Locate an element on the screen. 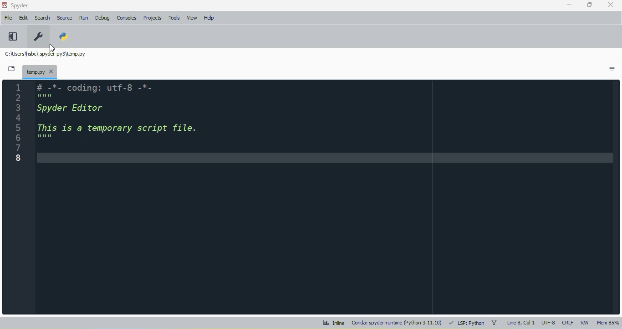 The height and width of the screenshot is (329, 622). view is located at coordinates (193, 18).